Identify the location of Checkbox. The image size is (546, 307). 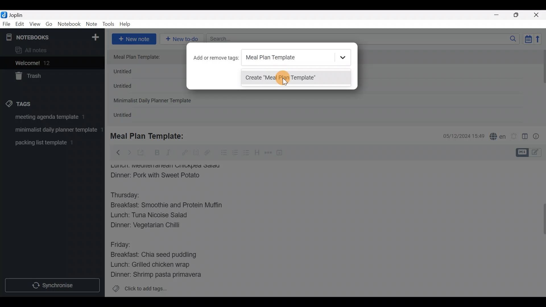
(247, 153).